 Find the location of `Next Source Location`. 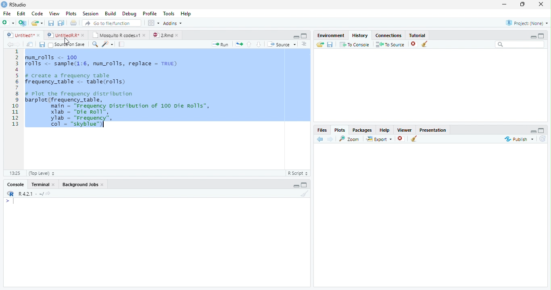

Next Source Location is located at coordinates (18, 44).